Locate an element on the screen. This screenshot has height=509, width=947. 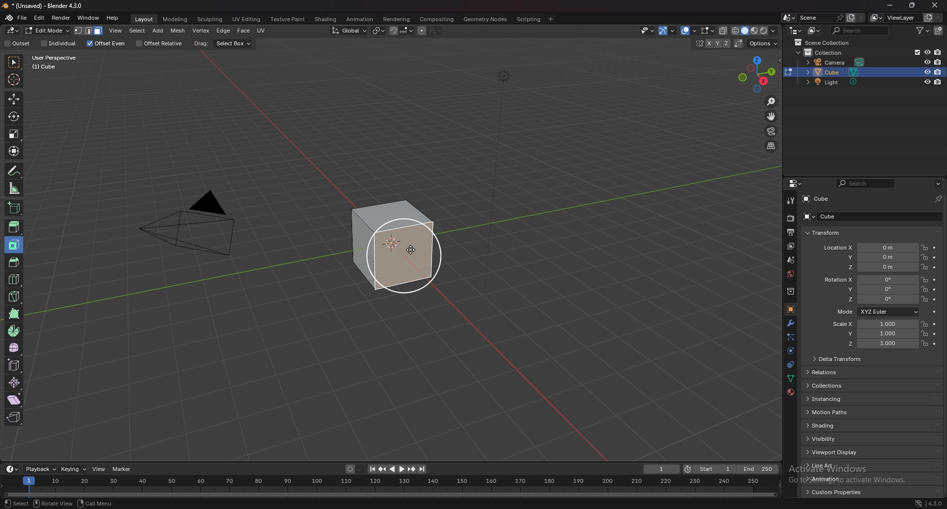
physics is located at coordinates (790, 365).